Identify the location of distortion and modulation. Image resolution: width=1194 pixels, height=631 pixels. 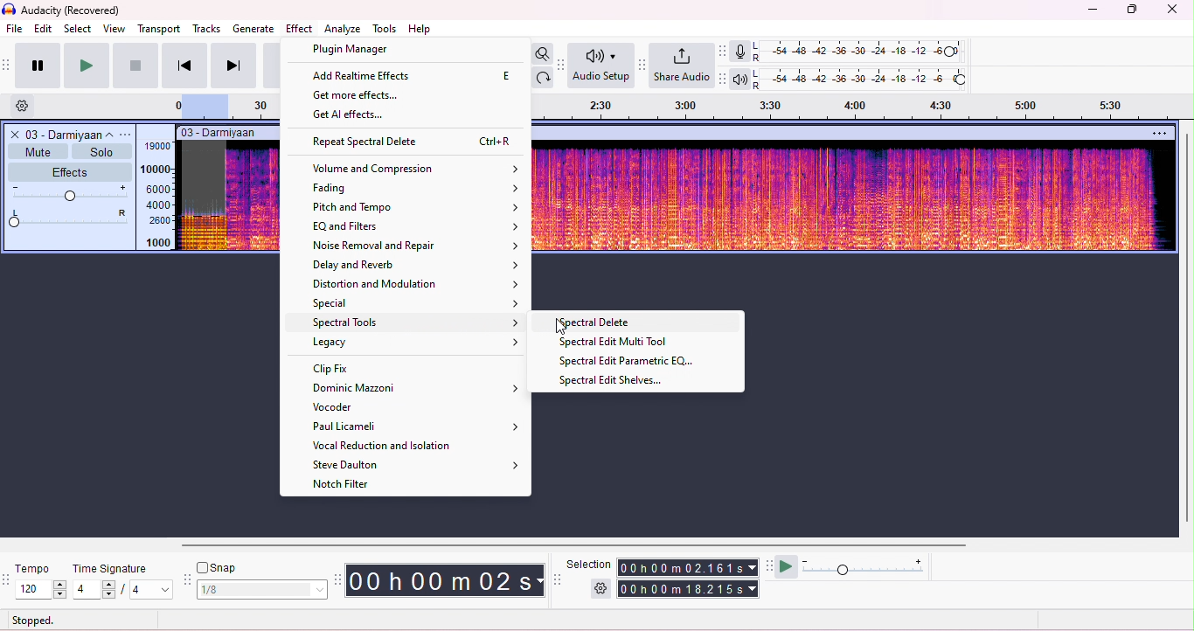
(414, 284).